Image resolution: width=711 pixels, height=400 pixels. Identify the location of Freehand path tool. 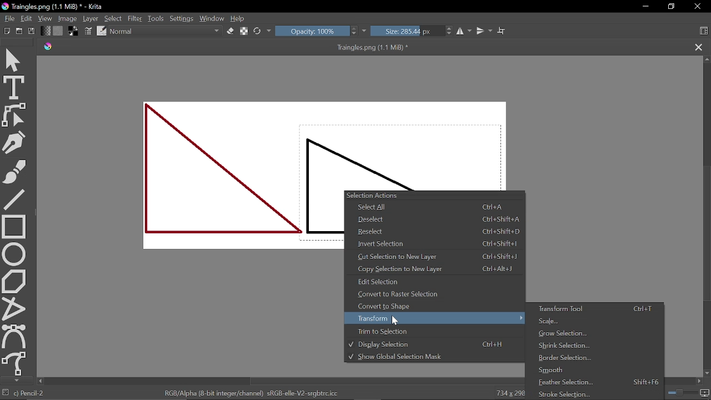
(14, 363).